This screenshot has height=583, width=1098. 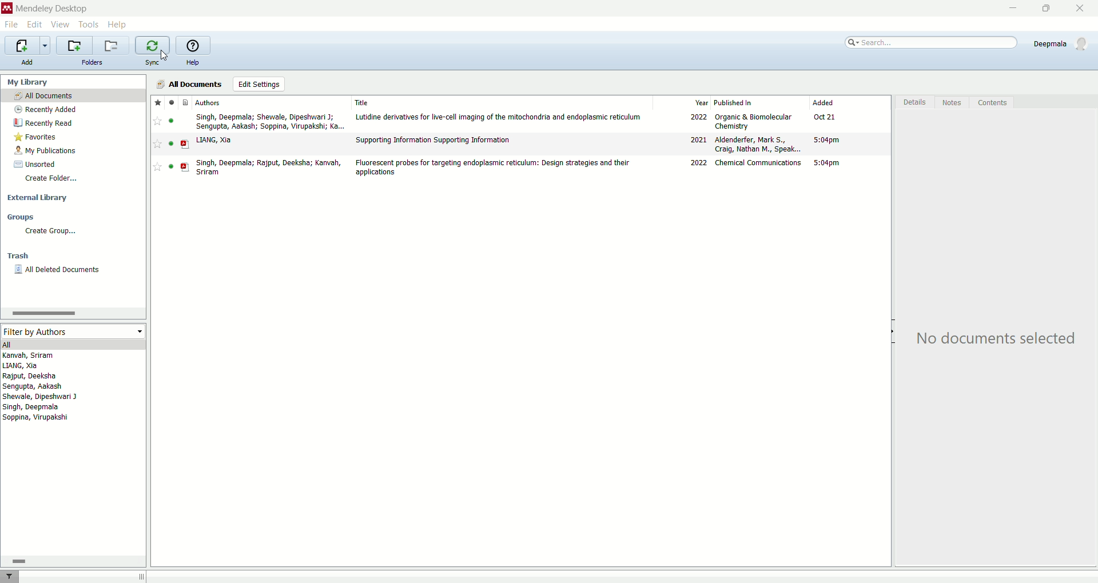 What do you see at coordinates (34, 137) in the screenshot?
I see `favorites` at bounding box center [34, 137].